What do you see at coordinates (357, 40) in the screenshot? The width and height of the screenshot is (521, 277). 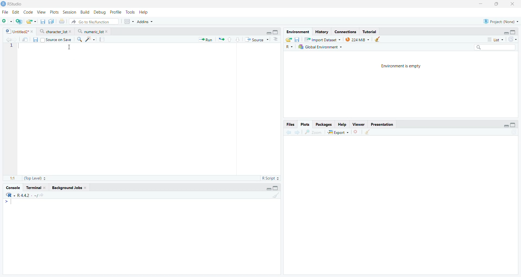 I see `224M` at bounding box center [357, 40].